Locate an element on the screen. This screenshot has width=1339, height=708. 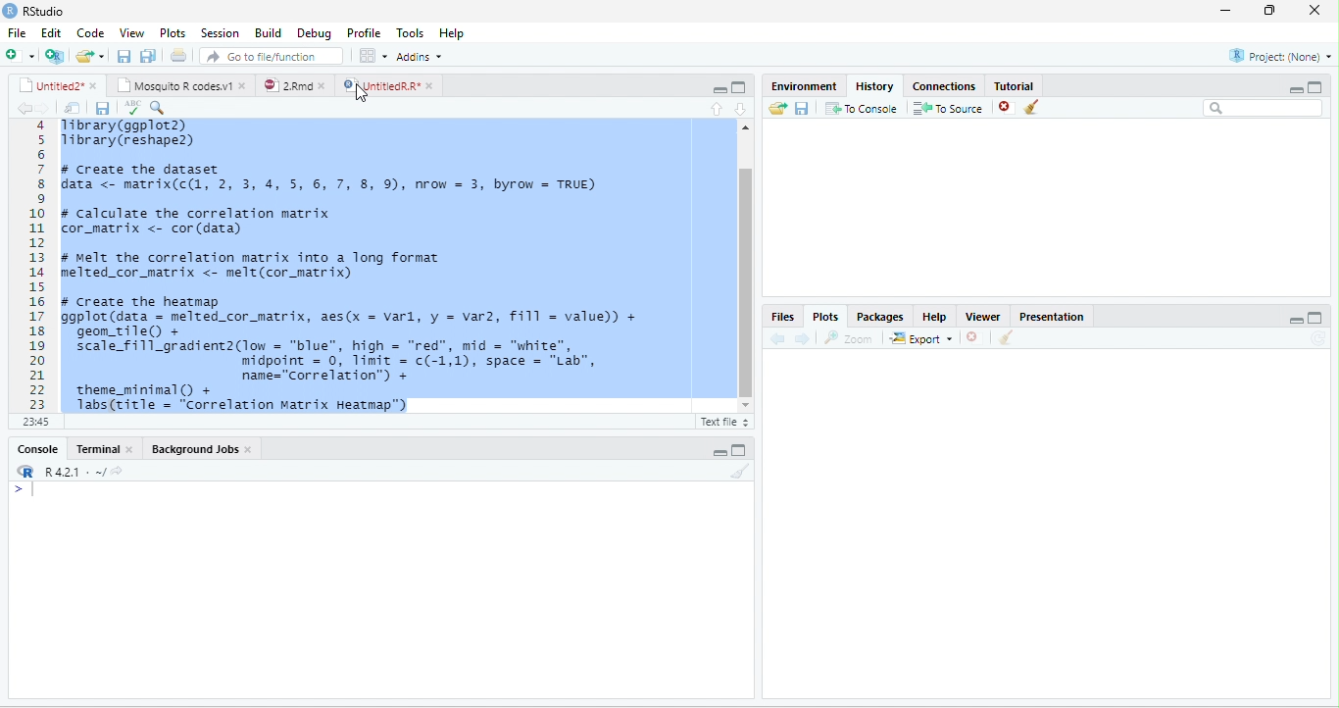
add file is located at coordinates (32, 56).